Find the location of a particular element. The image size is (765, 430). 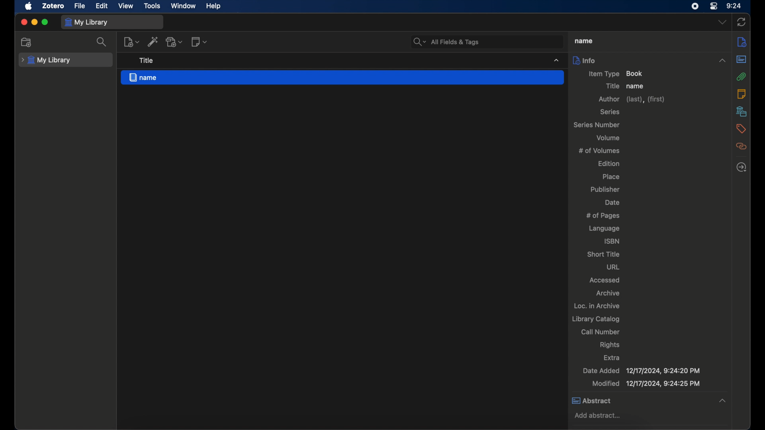

tools is located at coordinates (152, 6).